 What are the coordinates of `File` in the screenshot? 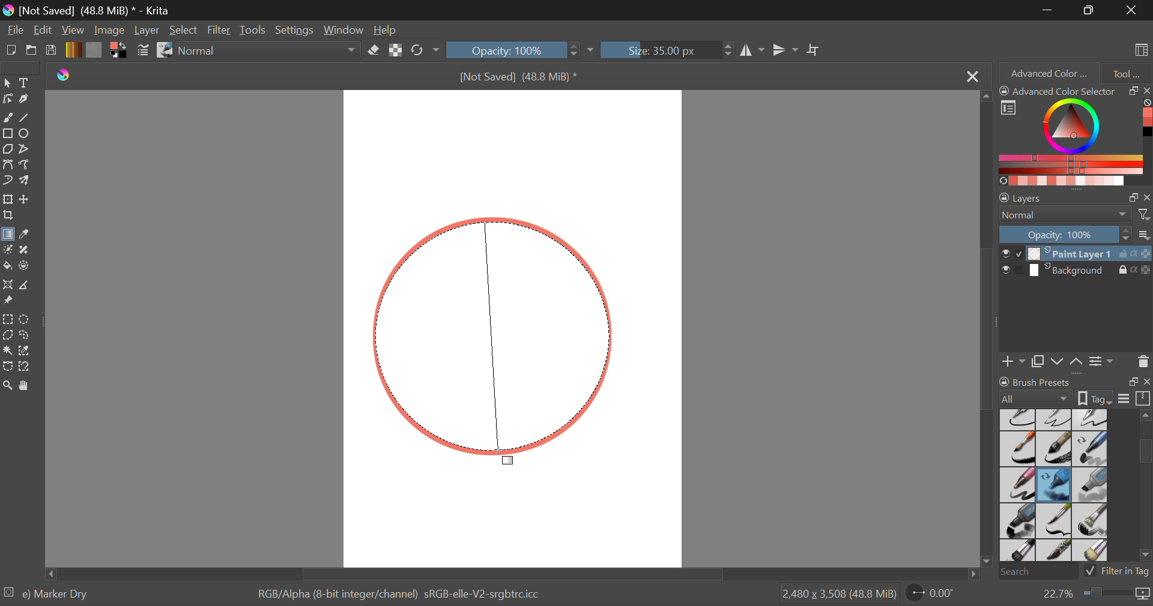 It's located at (16, 31).